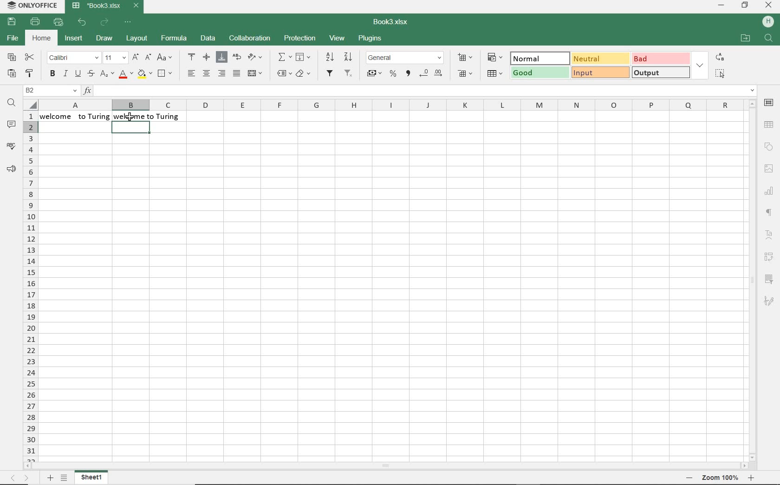 Image resolution: width=780 pixels, height=485 pixels. I want to click on quick print, so click(59, 22).